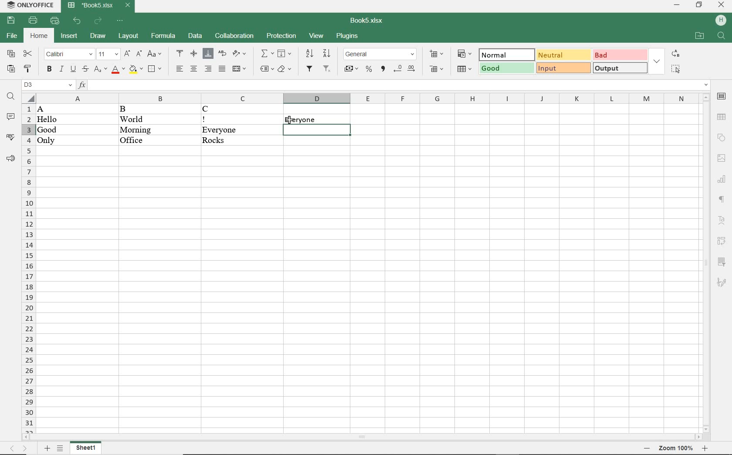  I want to click on good, so click(506, 68).